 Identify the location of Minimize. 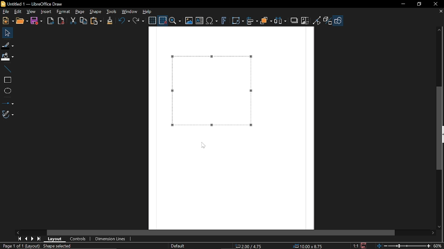
(404, 4).